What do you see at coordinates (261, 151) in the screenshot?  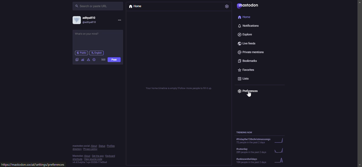 I see `trending` at bounding box center [261, 151].